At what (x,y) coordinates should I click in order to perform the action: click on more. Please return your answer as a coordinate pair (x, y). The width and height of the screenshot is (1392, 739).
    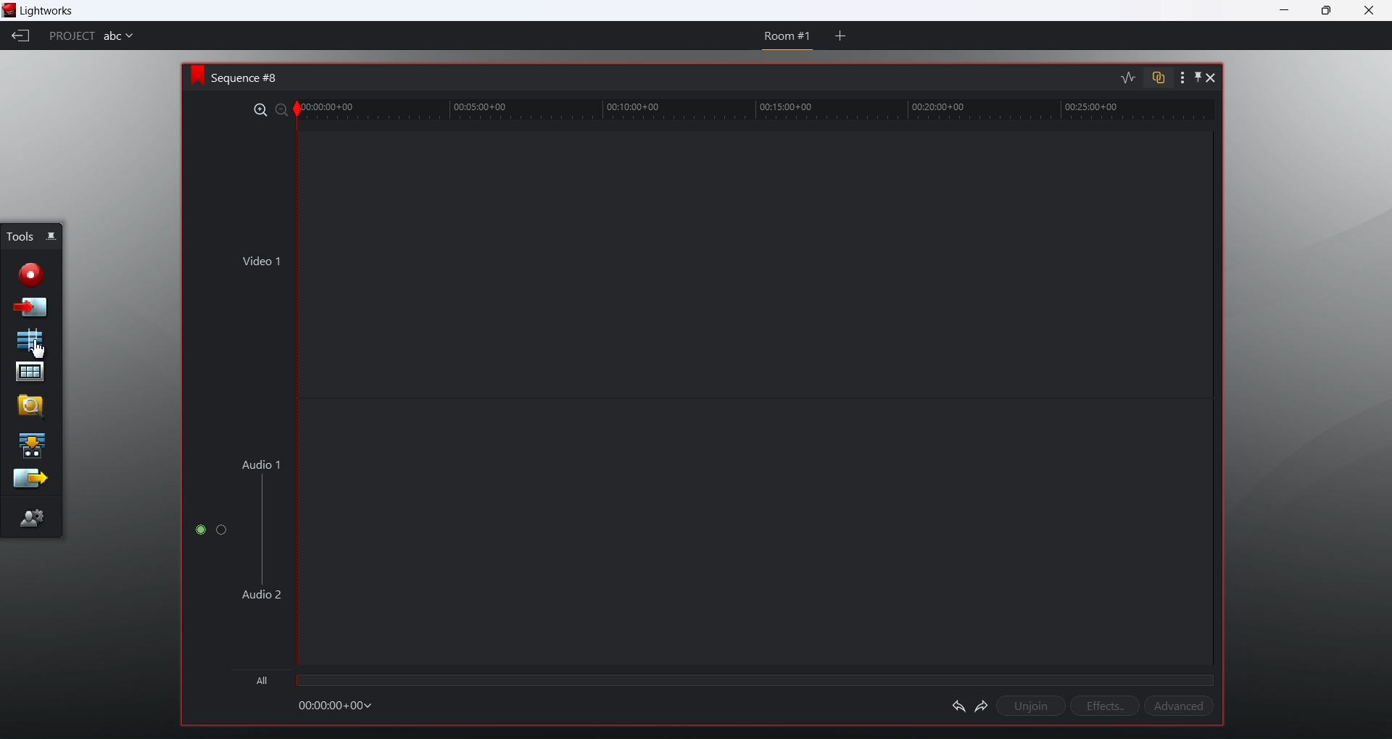
    Looking at the image, I should click on (1176, 78).